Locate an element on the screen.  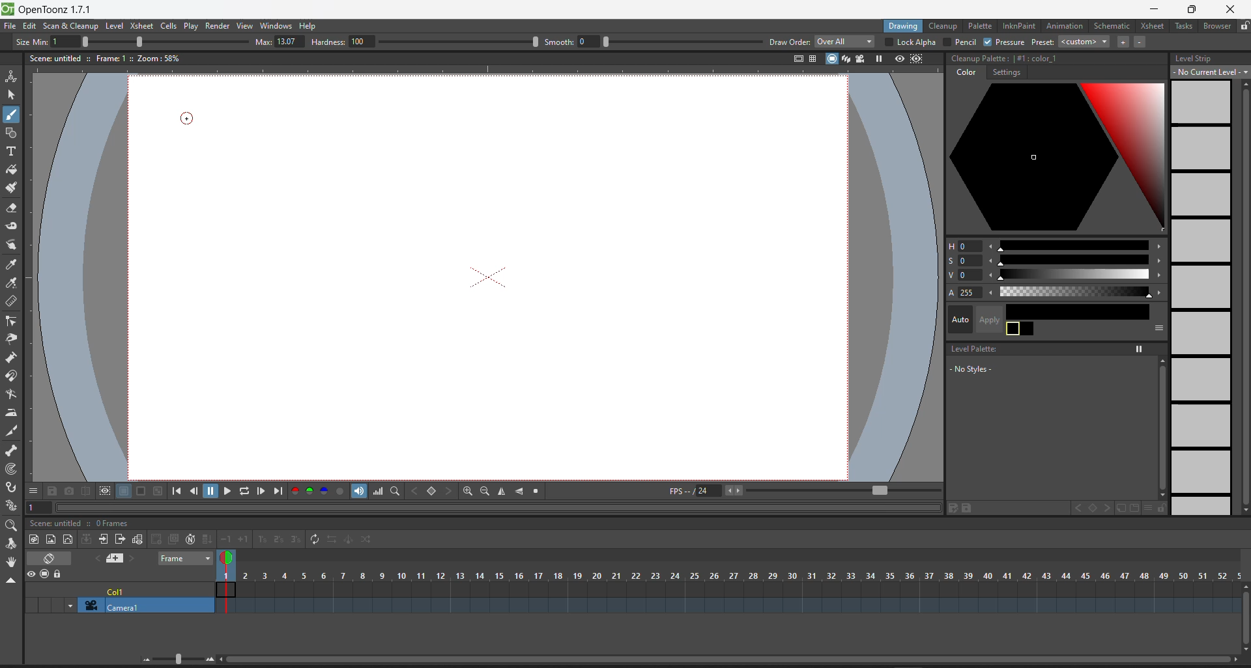
frames per second is located at coordinates (696, 490).